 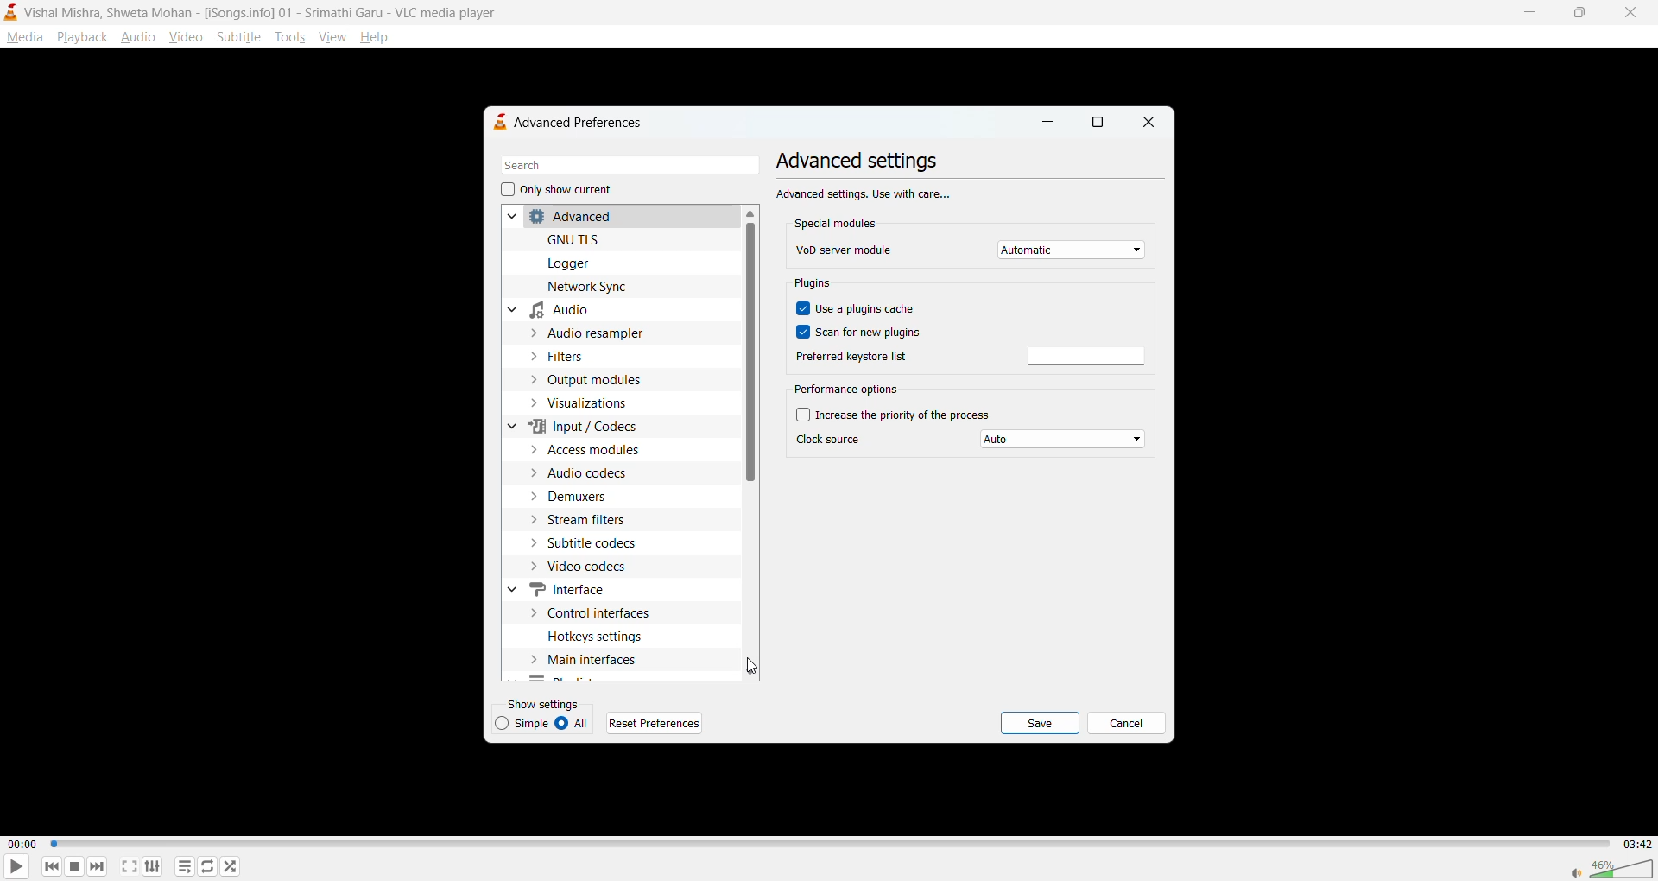 What do you see at coordinates (153, 865) in the screenshot?
I see `settings` at bounding box center [153, 865].